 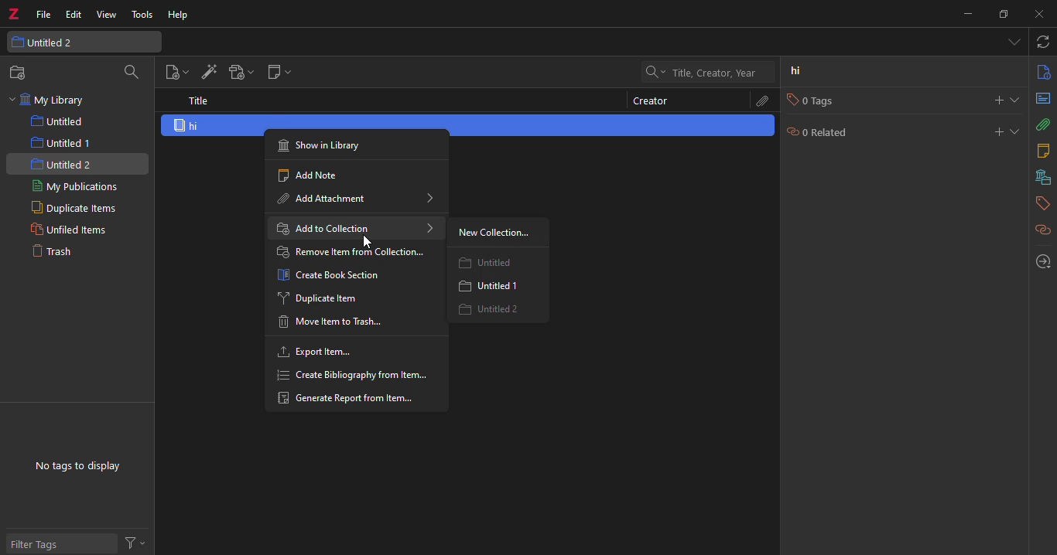 What do you see at coordinates (61, 141) in the screenshot?
I see `untitled 1` at bounding box center [61, 141].